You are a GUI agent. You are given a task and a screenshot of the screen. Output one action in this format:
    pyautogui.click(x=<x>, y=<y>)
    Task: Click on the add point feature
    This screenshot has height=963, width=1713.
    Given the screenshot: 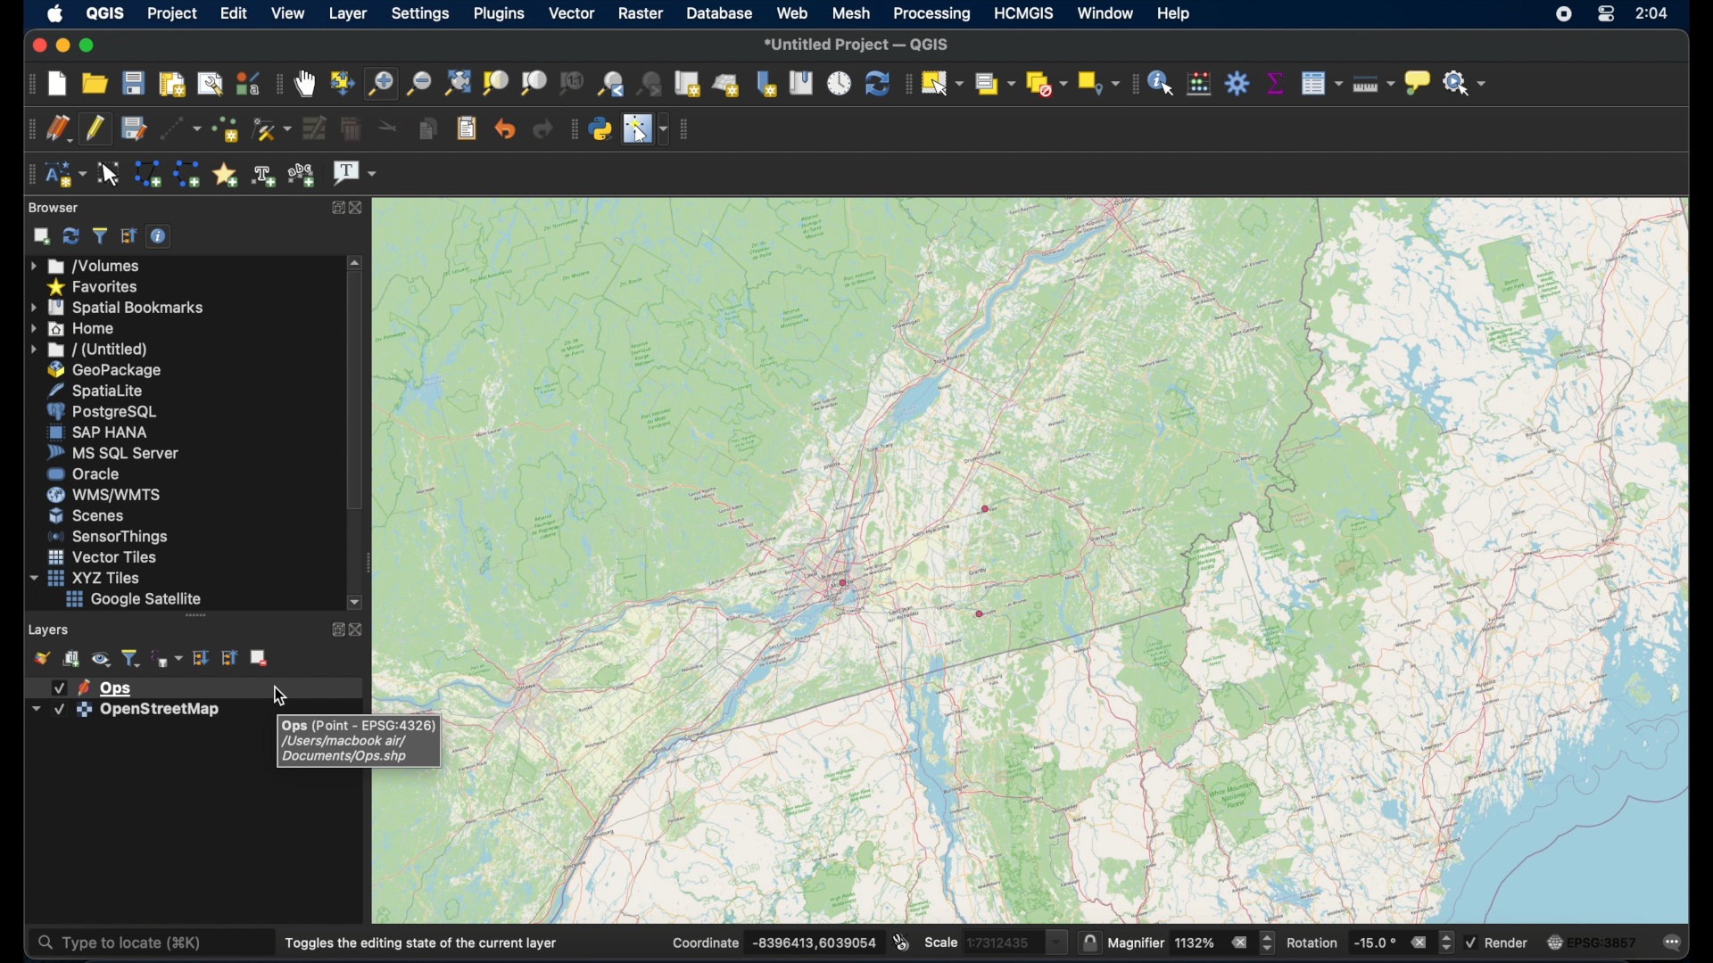 What is the action you would take?
    pyautogui.click(x=226, y=129)
    